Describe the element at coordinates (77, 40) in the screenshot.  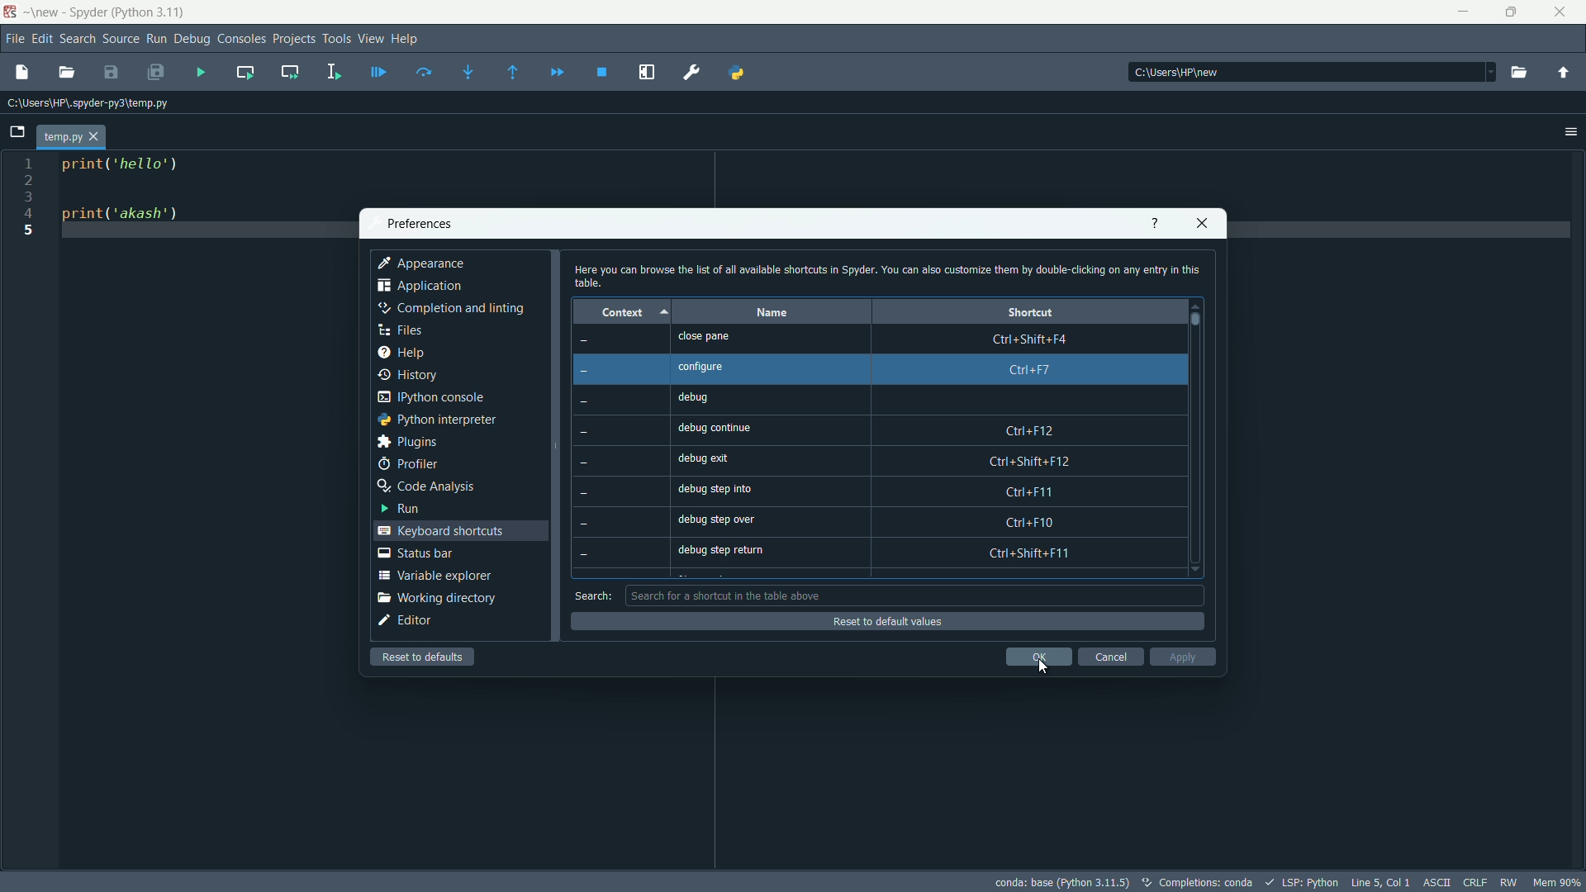
I see `search menu` at that location.